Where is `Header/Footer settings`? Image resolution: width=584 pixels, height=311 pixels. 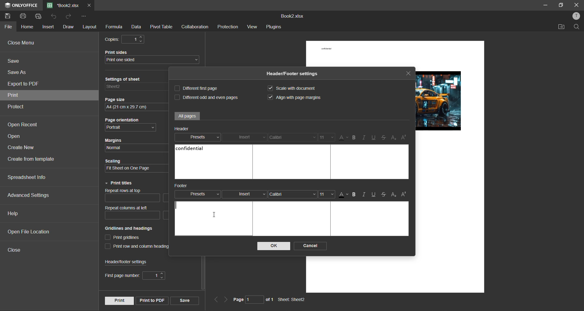
Header/Footer settings is located at coordinates (292, 73).